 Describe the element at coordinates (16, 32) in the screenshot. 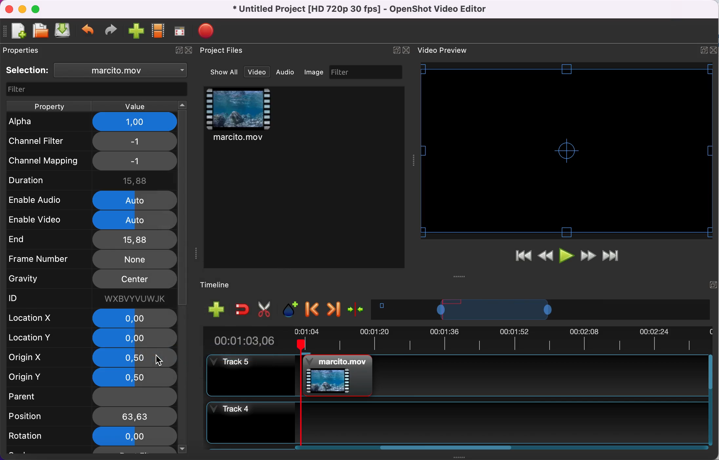

I see `new file` at that location.